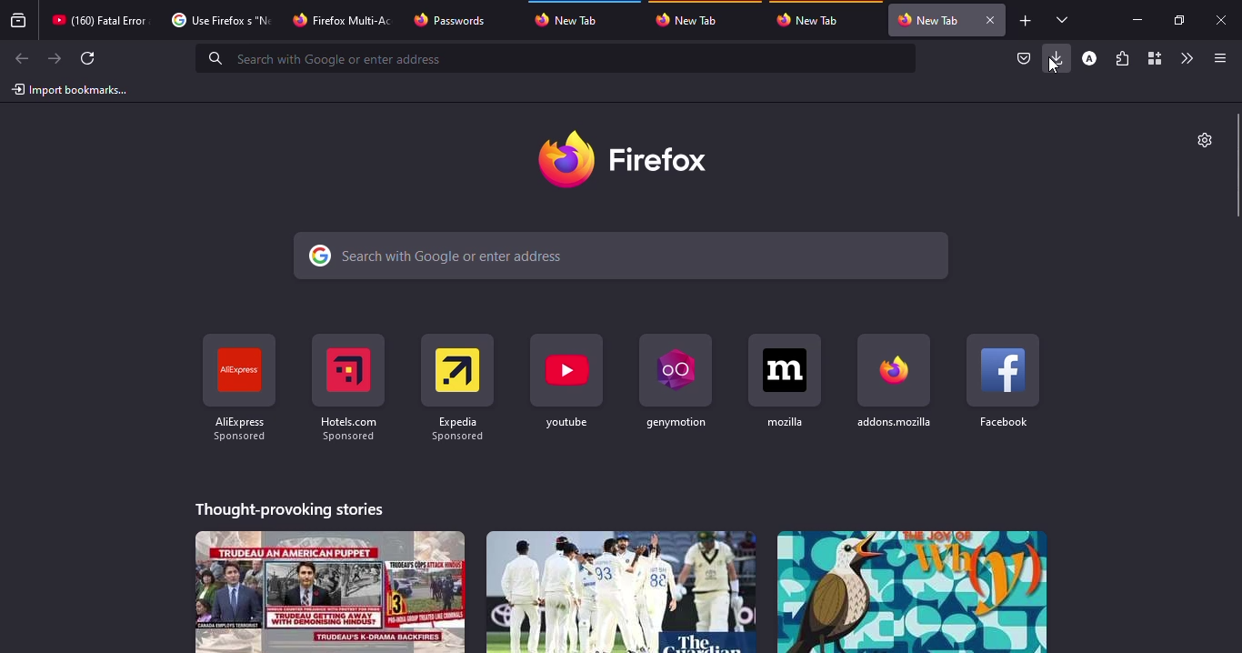 The image size is (1242, 653). I want to click on shortcut, so click(568, 382).